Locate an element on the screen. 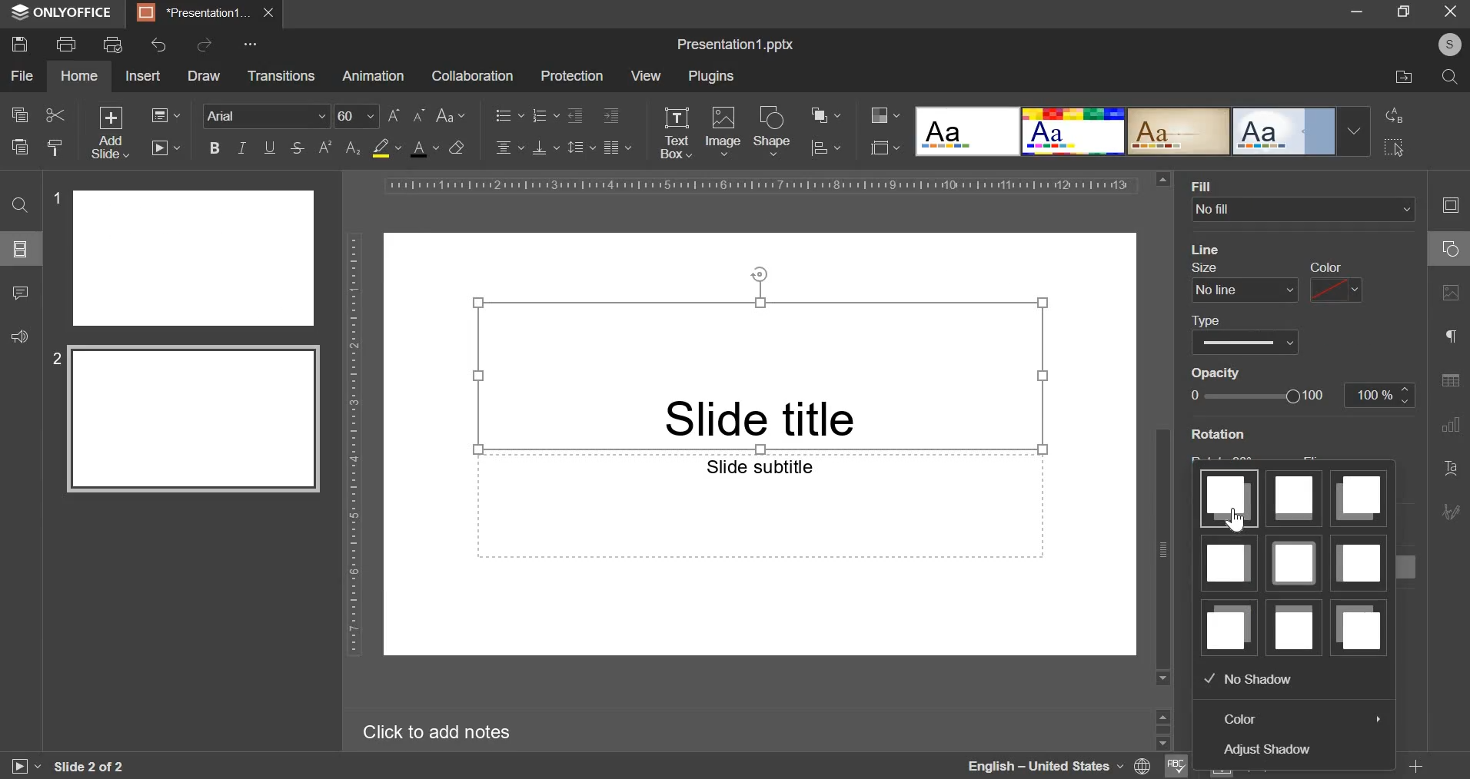 Image resolution: width=1470 pixels, height=779 pixels. slide menu is located at coordinates (18, 248).